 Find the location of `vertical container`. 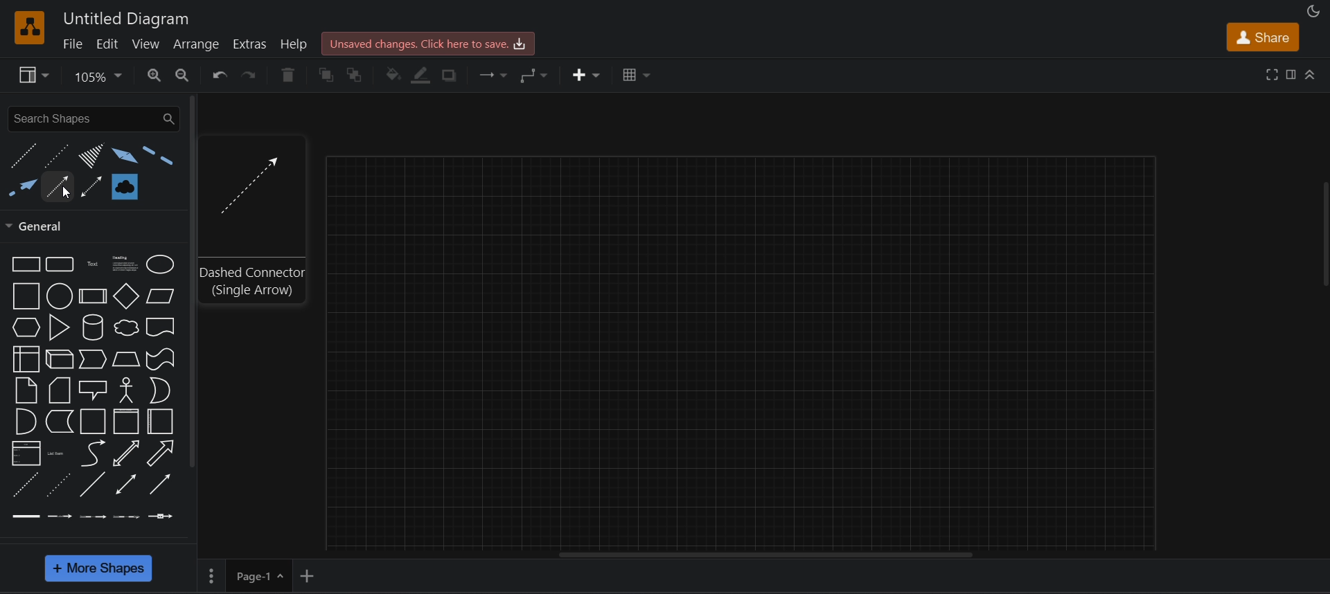

vertical container is located at coordinates (128, 421).